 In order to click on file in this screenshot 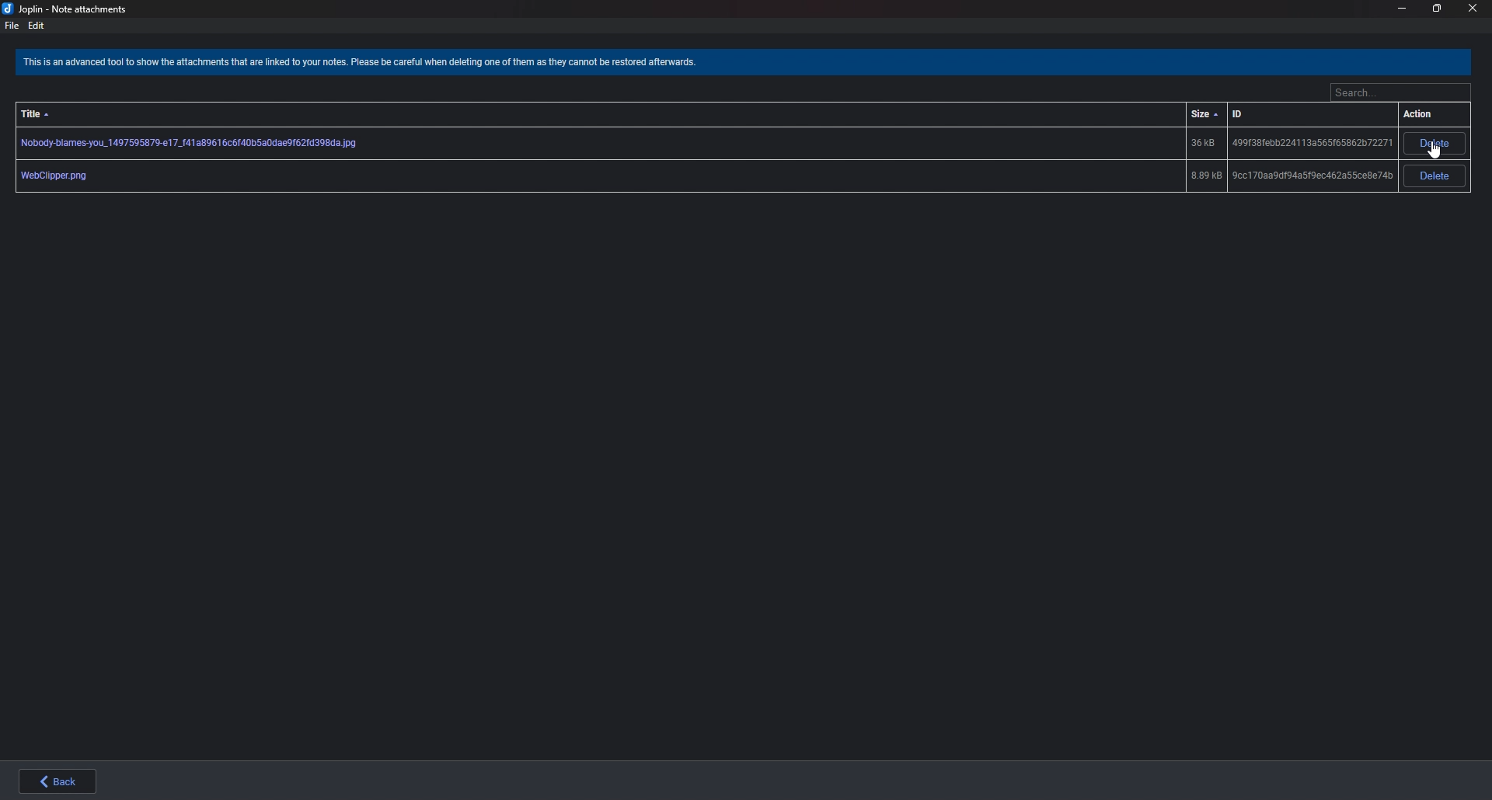, I will do `click(12, 25)`.